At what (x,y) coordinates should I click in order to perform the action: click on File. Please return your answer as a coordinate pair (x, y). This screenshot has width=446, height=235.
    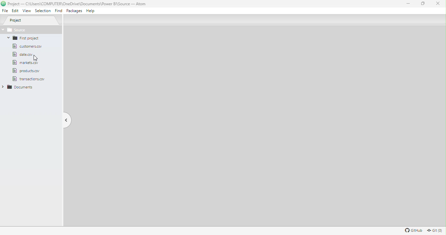
    Looking at the image, I should click on (27, 71).